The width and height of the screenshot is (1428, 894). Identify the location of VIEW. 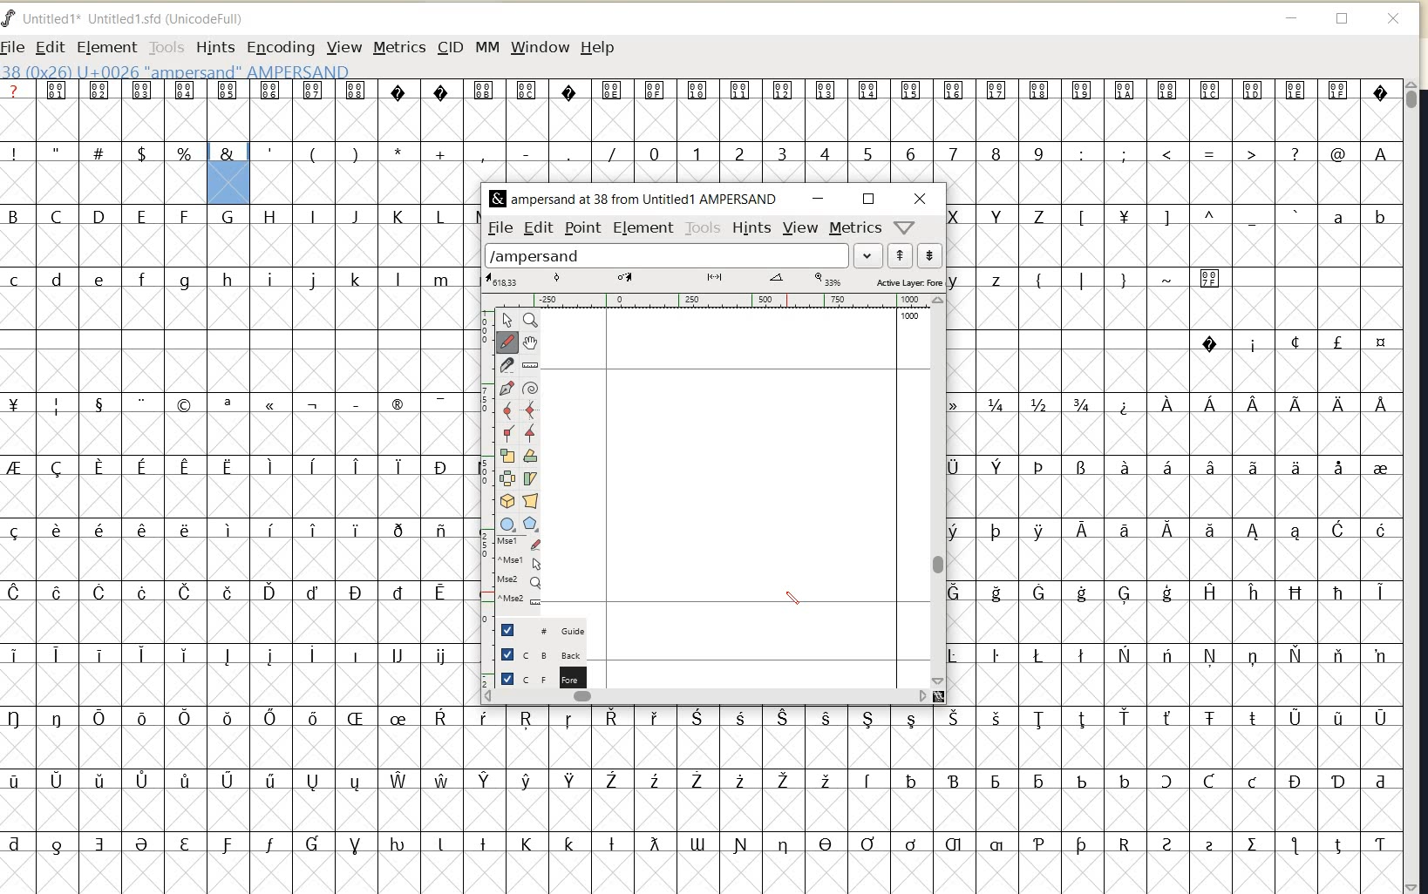
(802, 228).